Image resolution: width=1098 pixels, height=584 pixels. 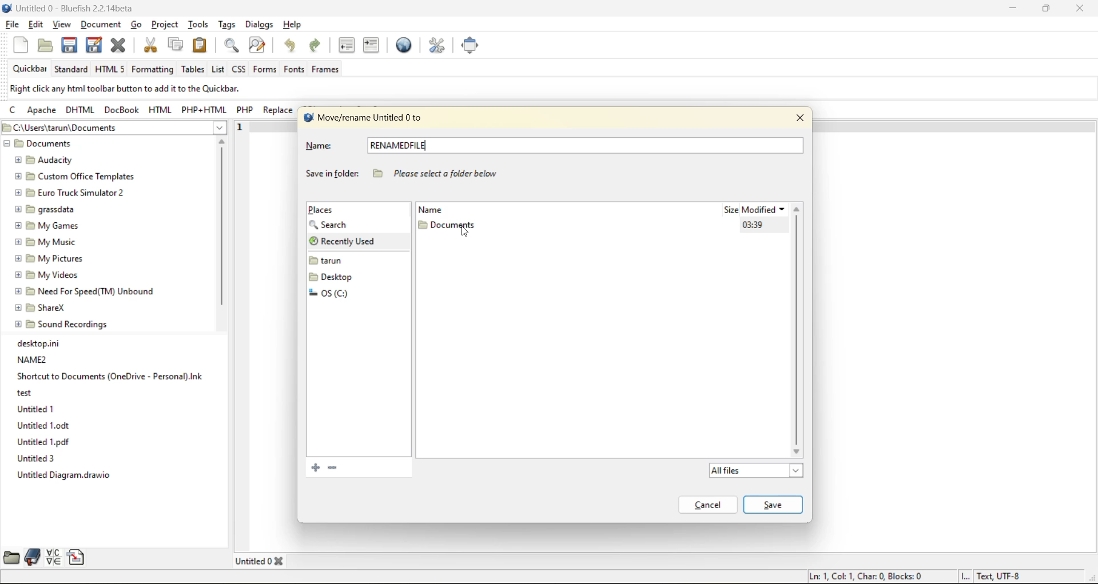 What do you see at coordinates (435, 170) in the screenshot?
I see `“Please select a folder below` at bounding box center [435, 170].